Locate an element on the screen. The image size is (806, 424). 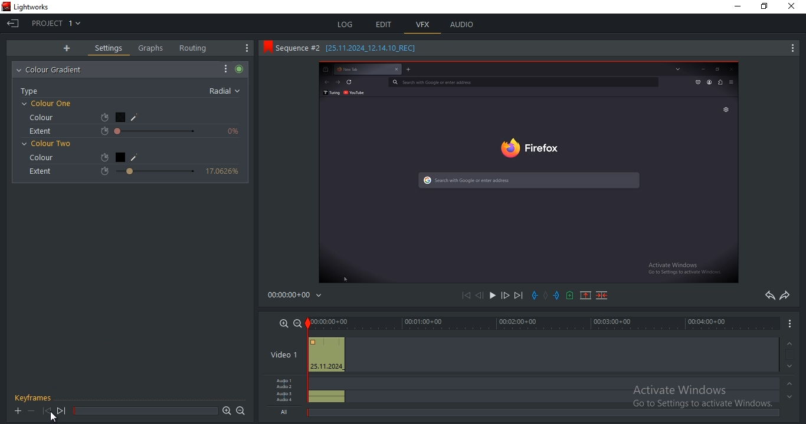
Audio 2 is located at coordinates (286, 387).